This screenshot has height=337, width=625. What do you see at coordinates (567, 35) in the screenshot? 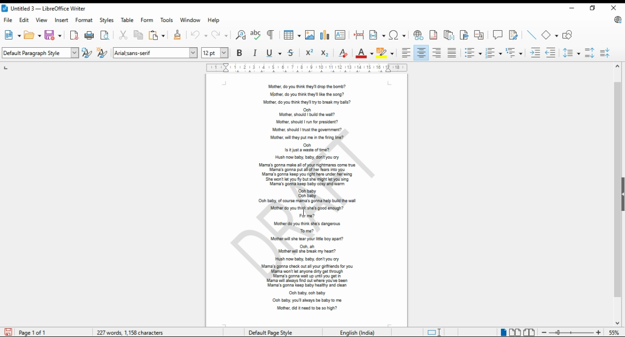
I see `show draw functions` at bounding box center [567, 35].